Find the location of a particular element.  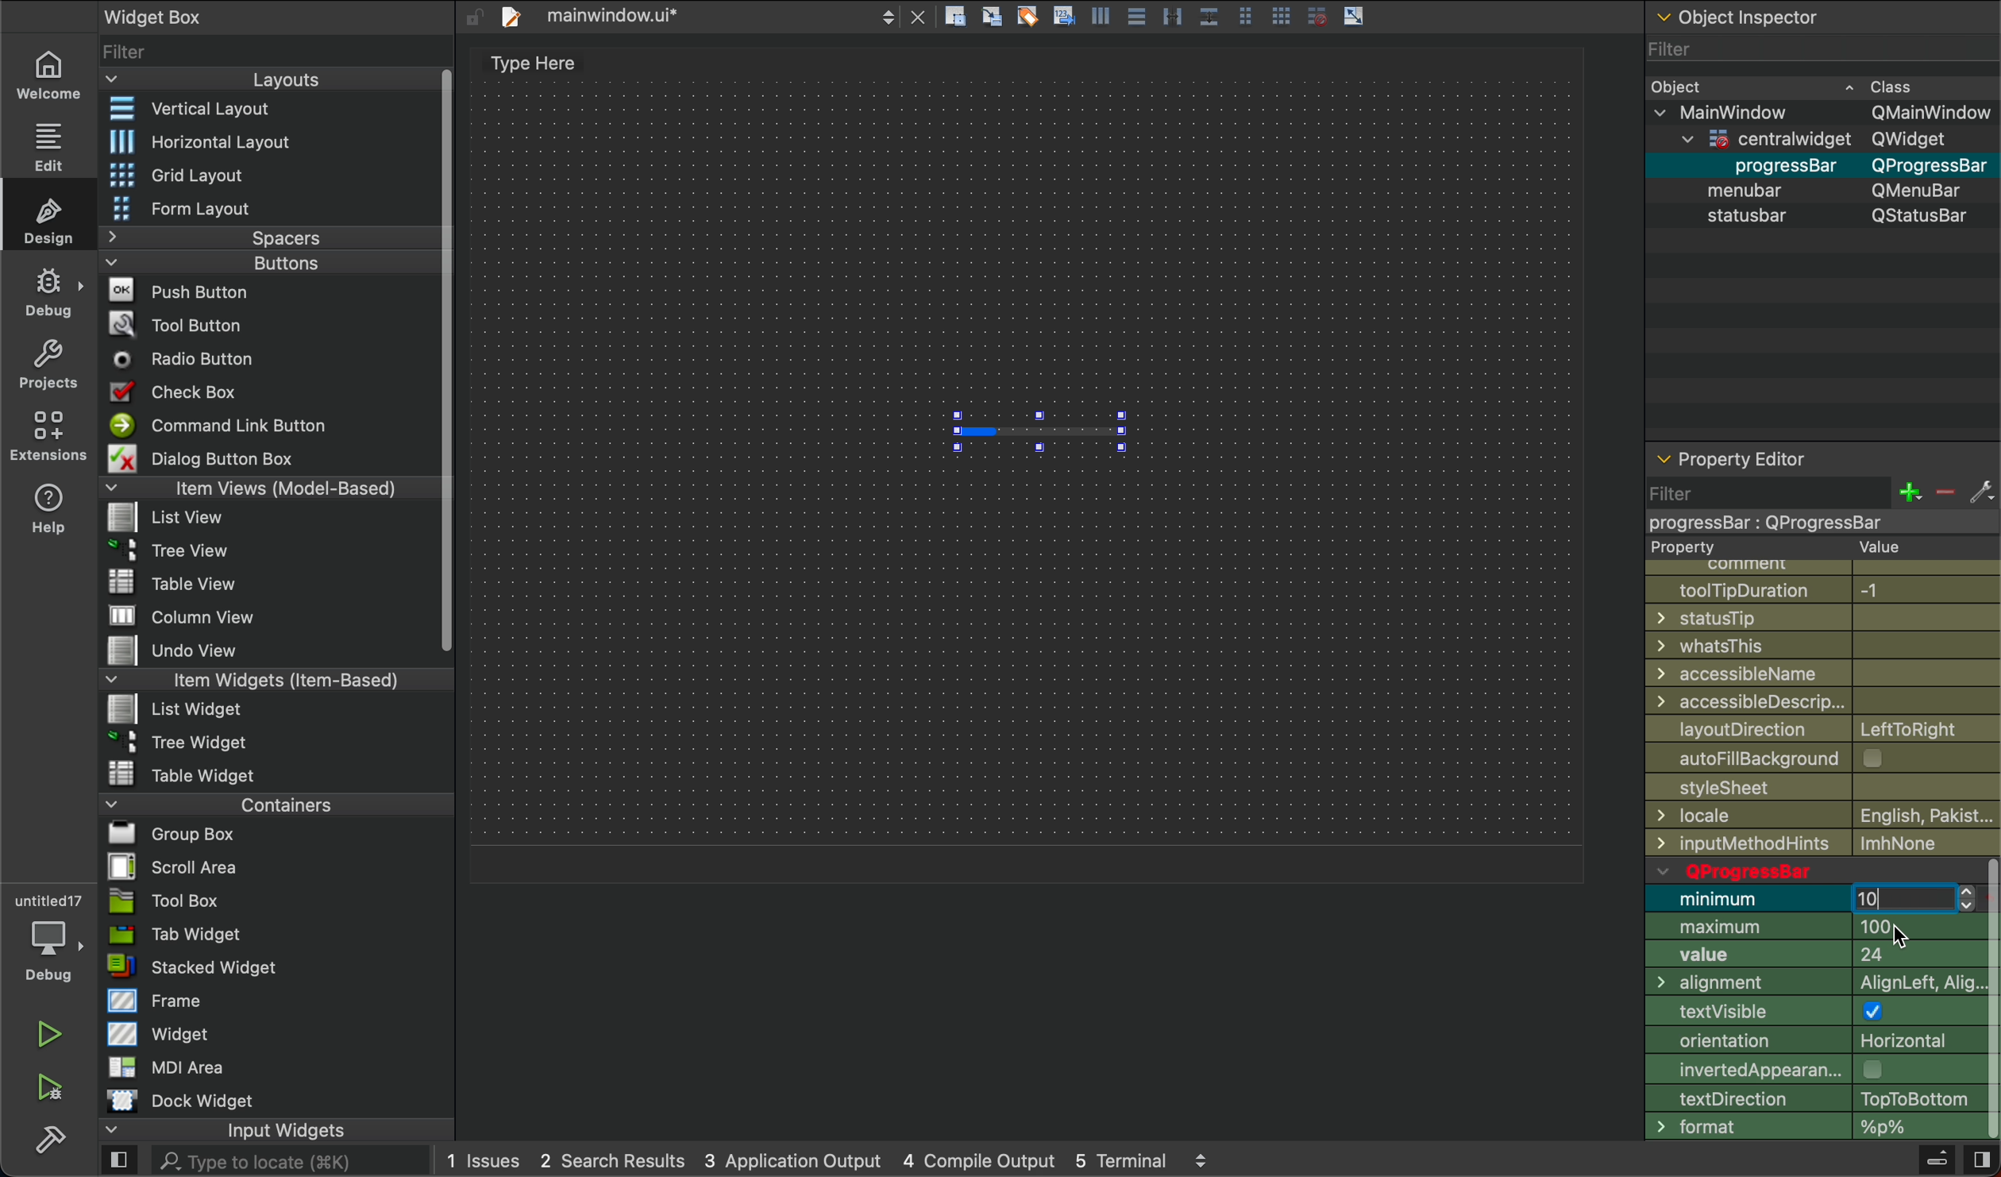

debugger is located at coordinates (48, 935).